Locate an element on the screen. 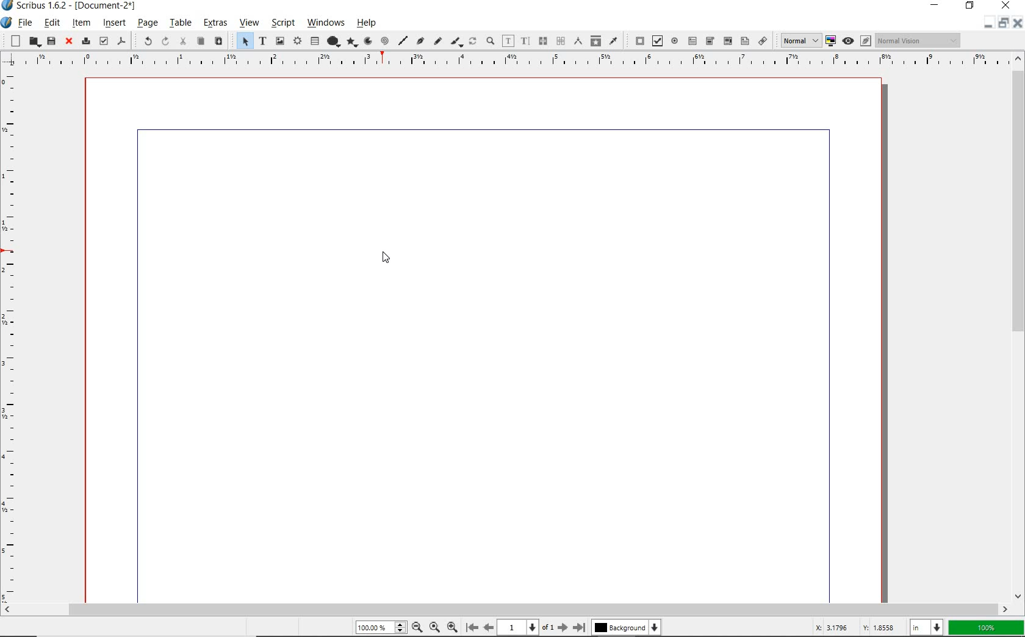 The image size is (1025, 637). measurements is located at coordinates (579, 41).